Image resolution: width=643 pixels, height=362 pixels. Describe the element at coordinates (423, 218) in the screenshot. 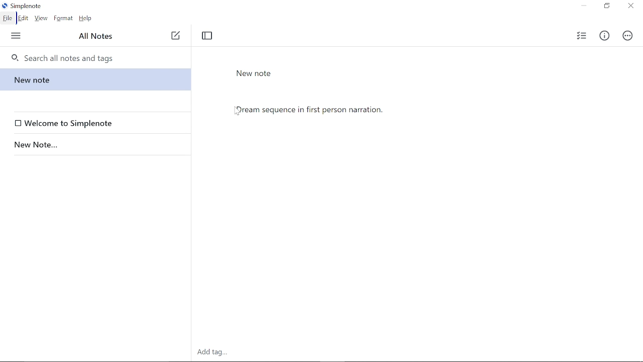

I see `Space for writing note` at that location.